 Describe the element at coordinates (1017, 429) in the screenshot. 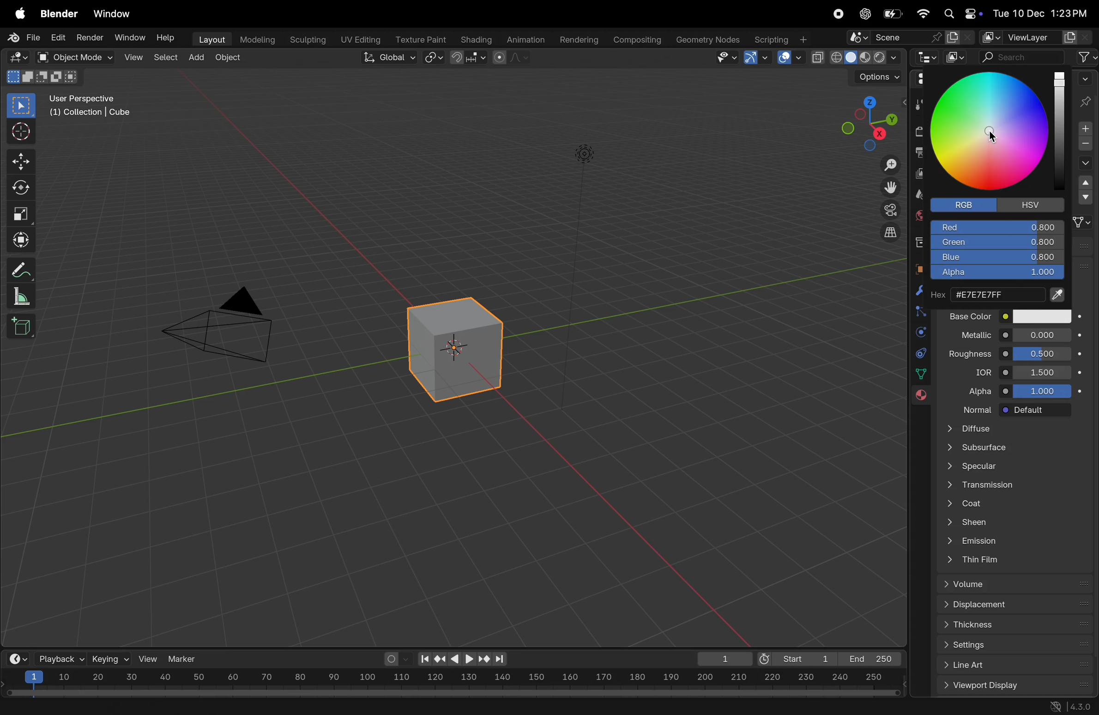

I see `diffuse` at that location.